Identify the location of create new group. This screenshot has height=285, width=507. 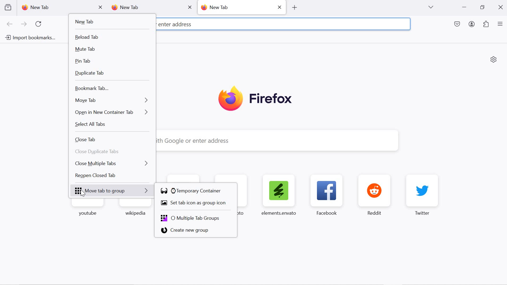
(196, 231).